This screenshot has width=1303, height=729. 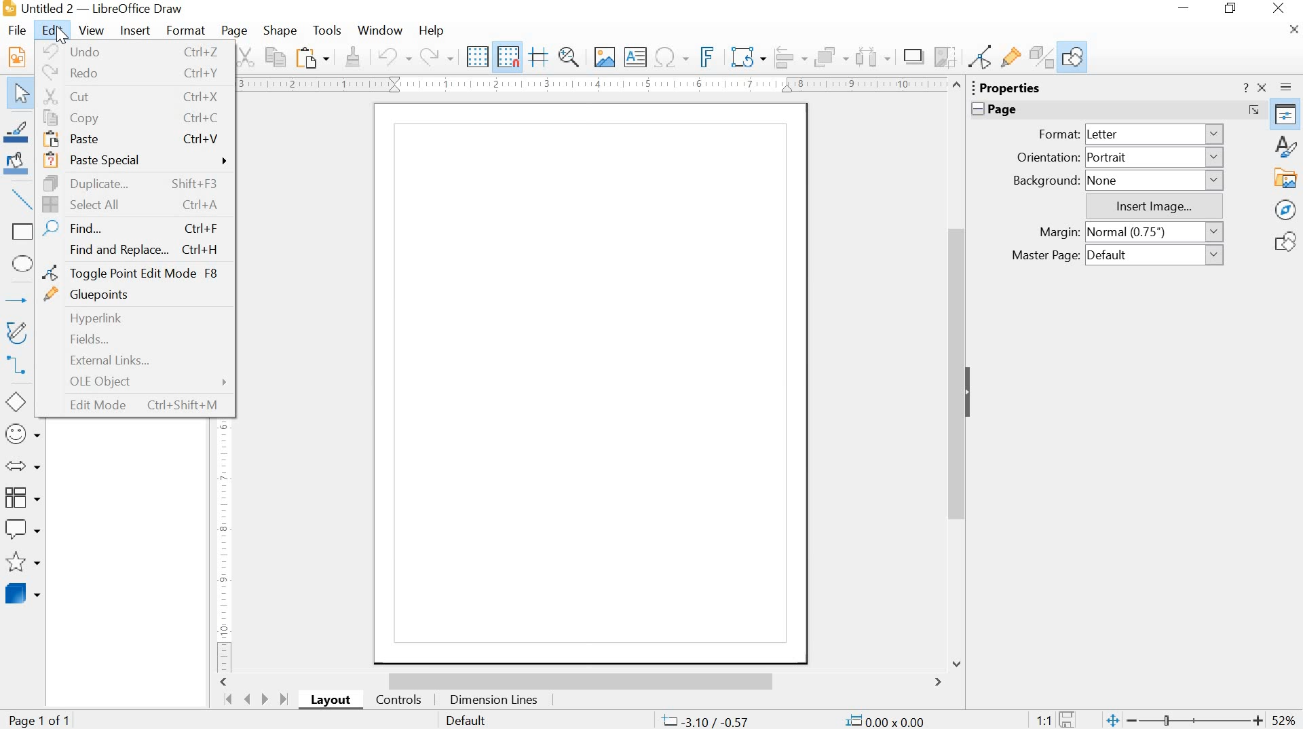 I want to click on Tools, so click(x=325, y=30).